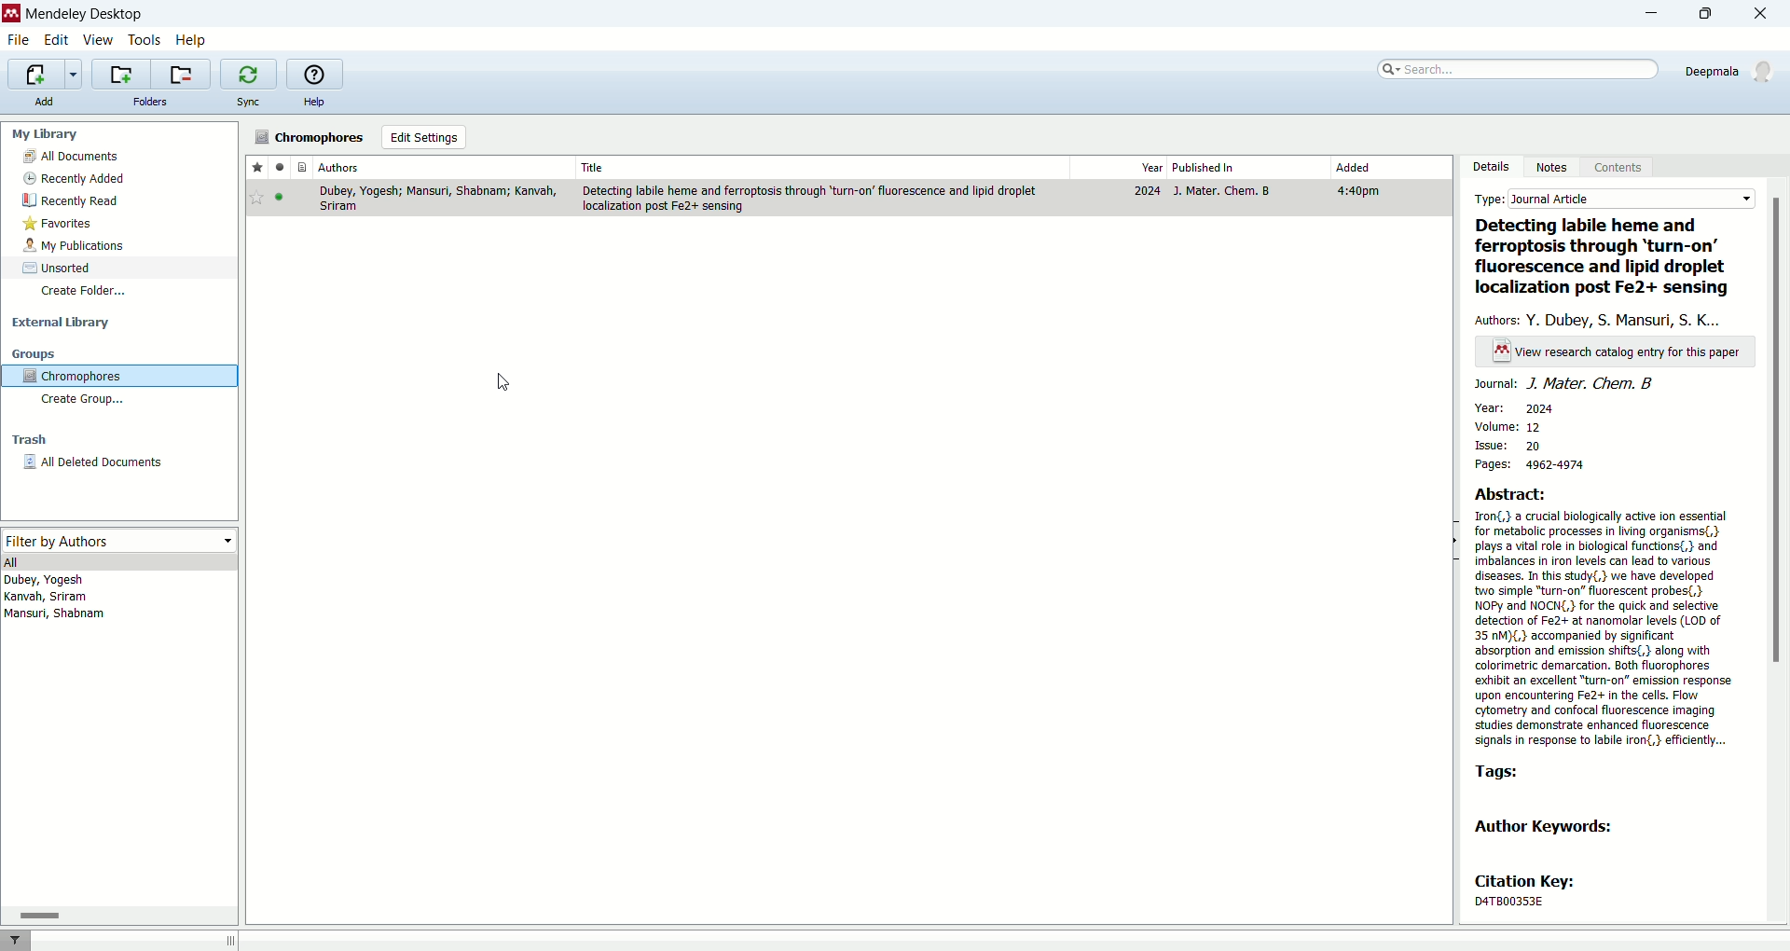  Describe the element at coordinates (1515, 407) in the screenshot. I see `year:  2024` at that location.